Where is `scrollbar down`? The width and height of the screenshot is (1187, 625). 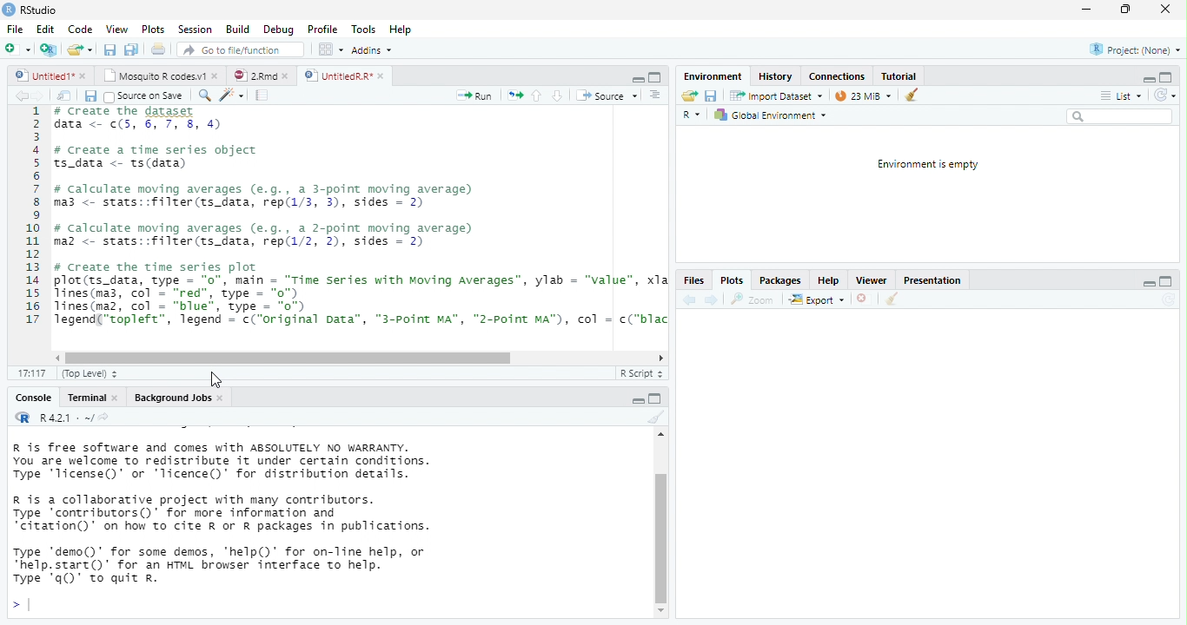 scrollbar down is located at coordinates (661, 611).